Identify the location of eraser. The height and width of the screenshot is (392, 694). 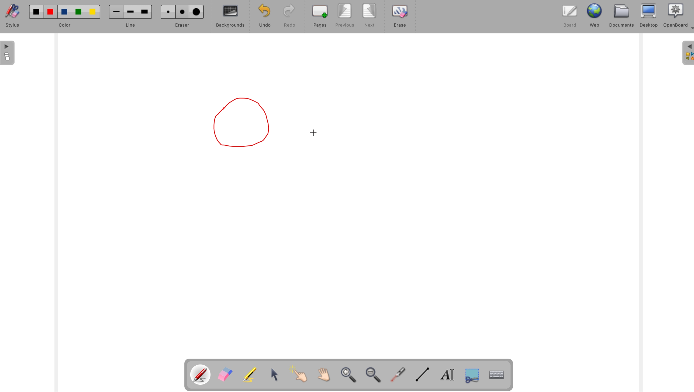
(225, 375).